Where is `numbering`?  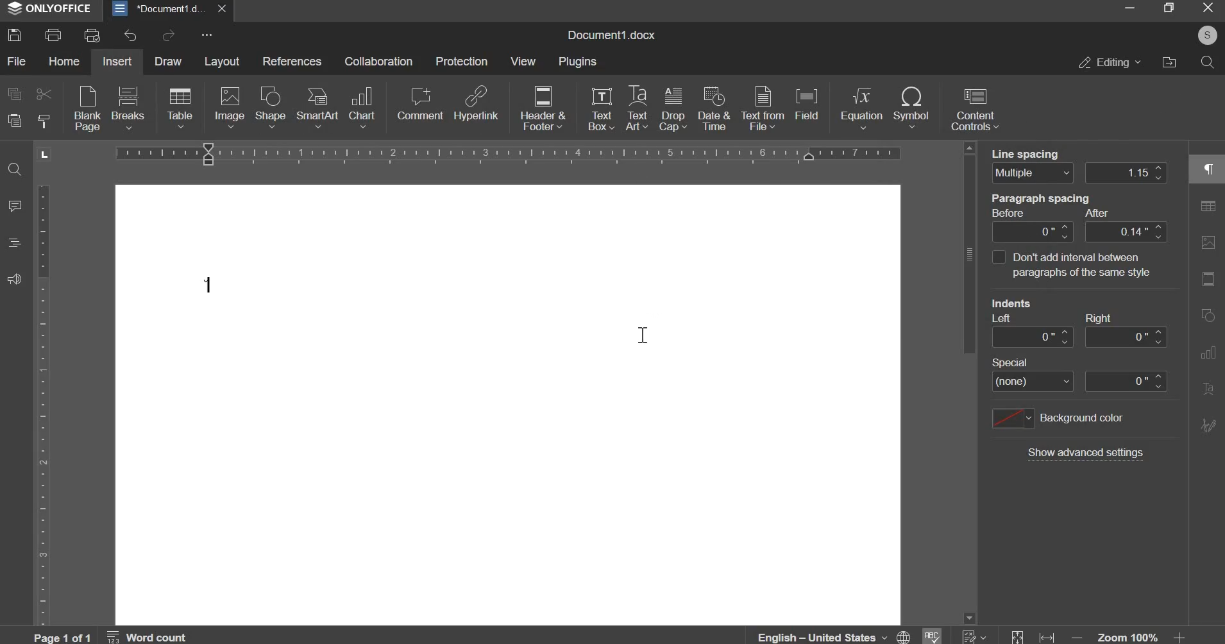
numbering is located at coordinates (972, 636).